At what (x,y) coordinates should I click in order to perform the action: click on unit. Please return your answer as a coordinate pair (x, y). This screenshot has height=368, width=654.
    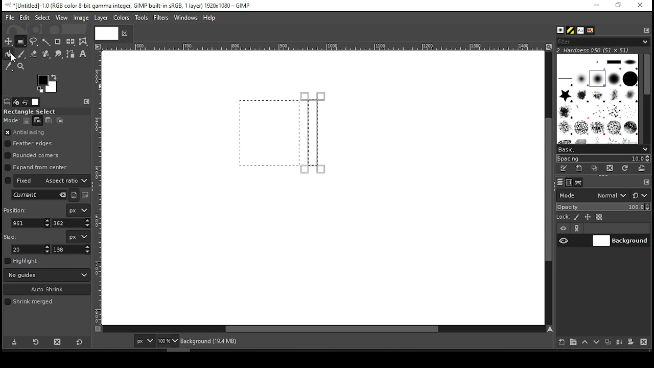
    Looking at the image, I should click on (79, 211).